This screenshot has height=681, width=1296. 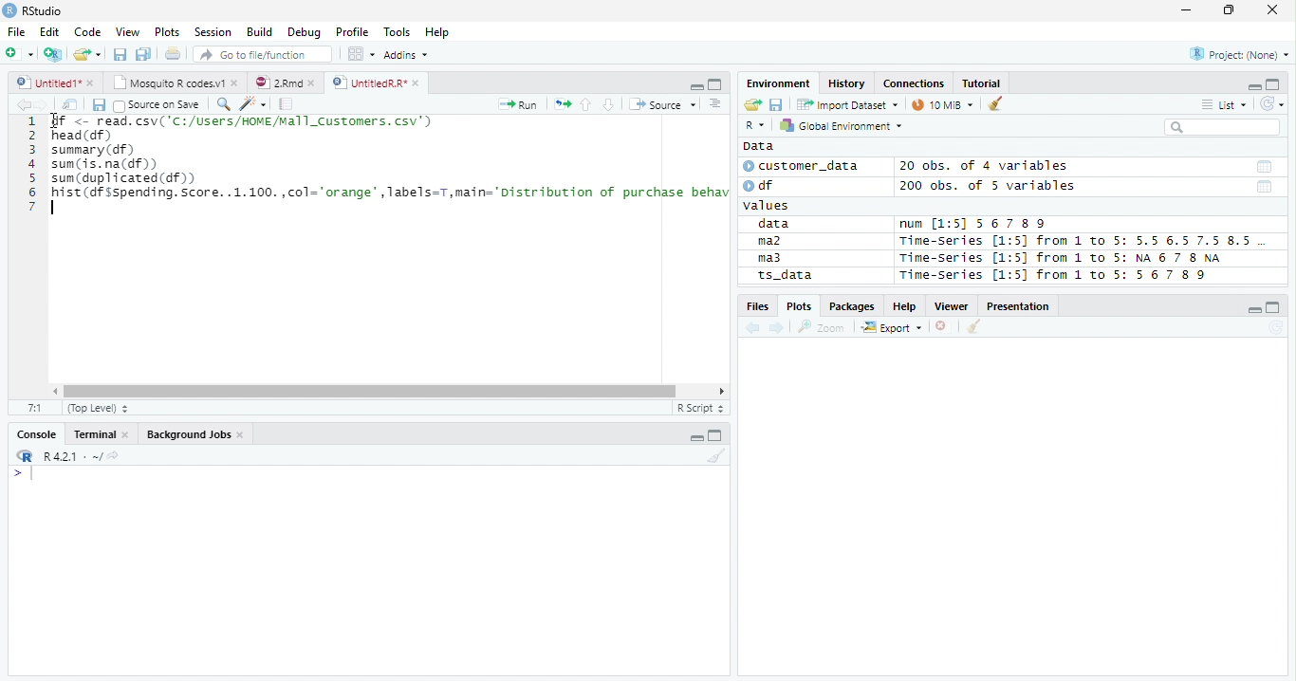 I want to click on Viewer, so click(x=954, y=306).